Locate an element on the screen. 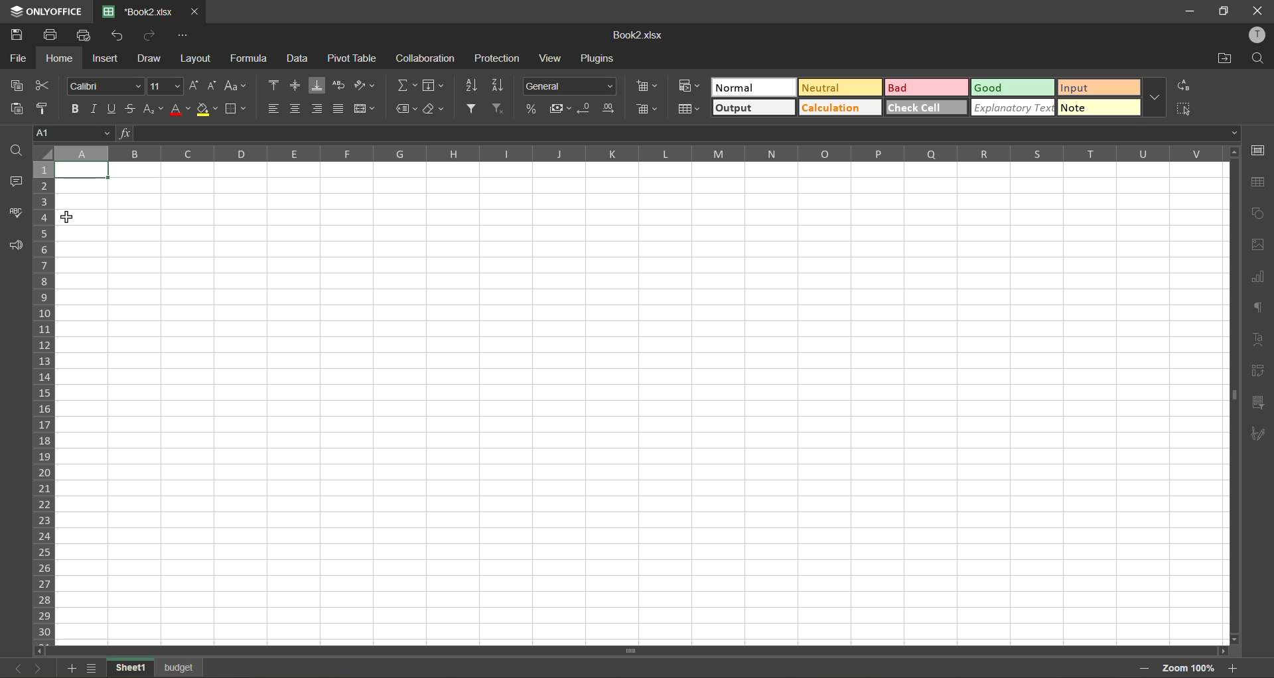  delete cells is located at coordinates (646, 109).